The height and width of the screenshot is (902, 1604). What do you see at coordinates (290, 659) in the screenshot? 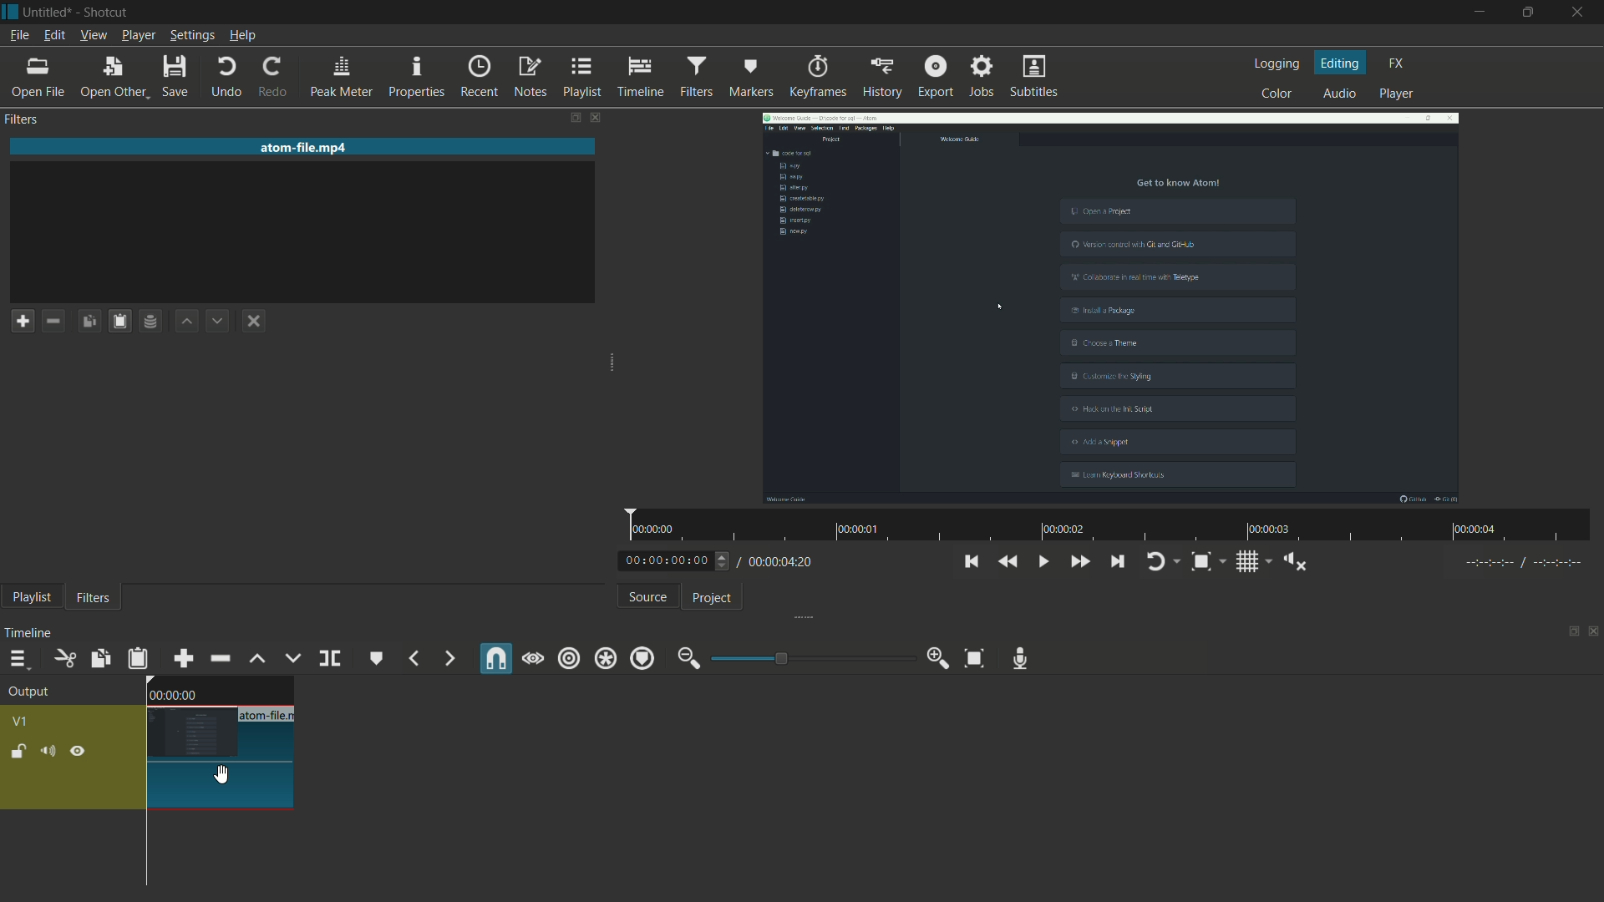
I see `overwrite` at bounding box center [290, 659].